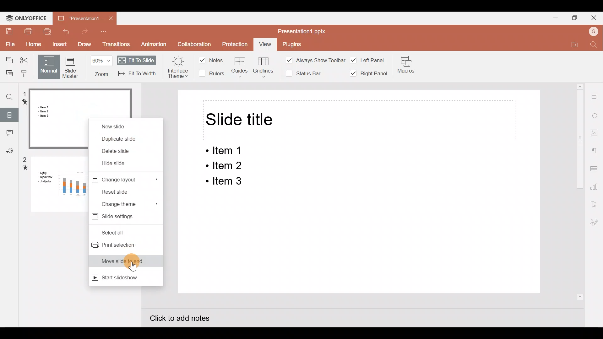  Describe the element at coordinates (70, 66) in the screenshot. I see `Slide Master` at that location.